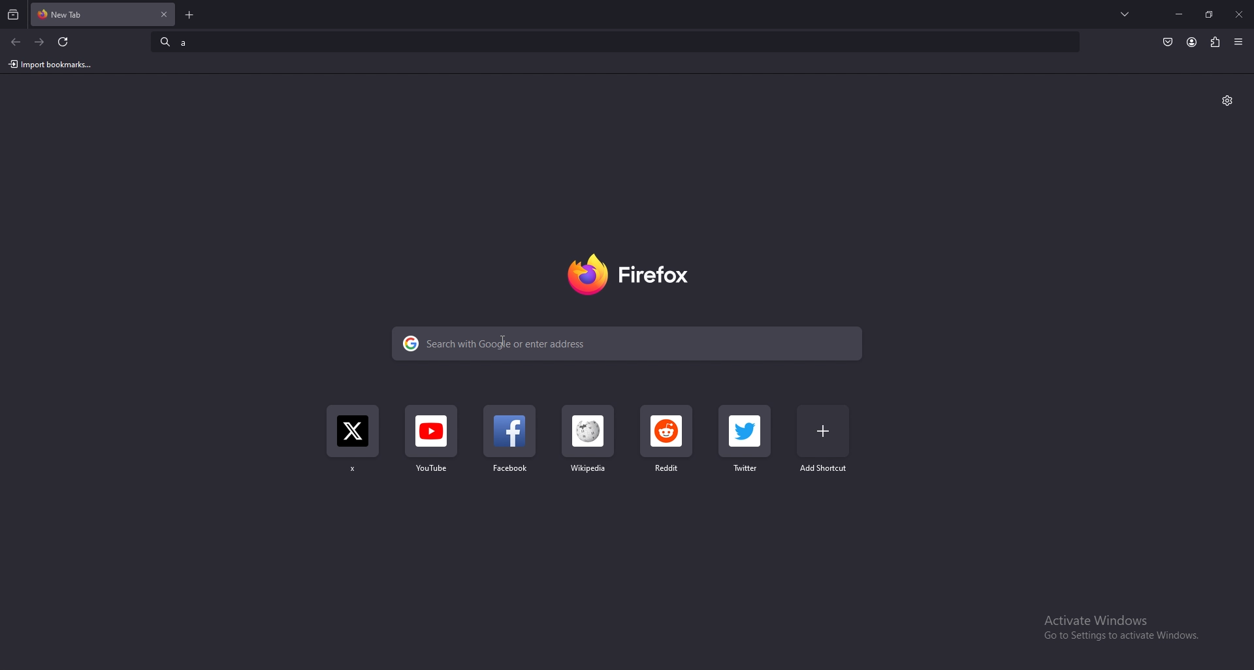 The height and width of the screenshot is (670, 1254). What do you see at coordinates (1238, 16) in the screenshot?
I see `close` at bounding box center [1238, 16].